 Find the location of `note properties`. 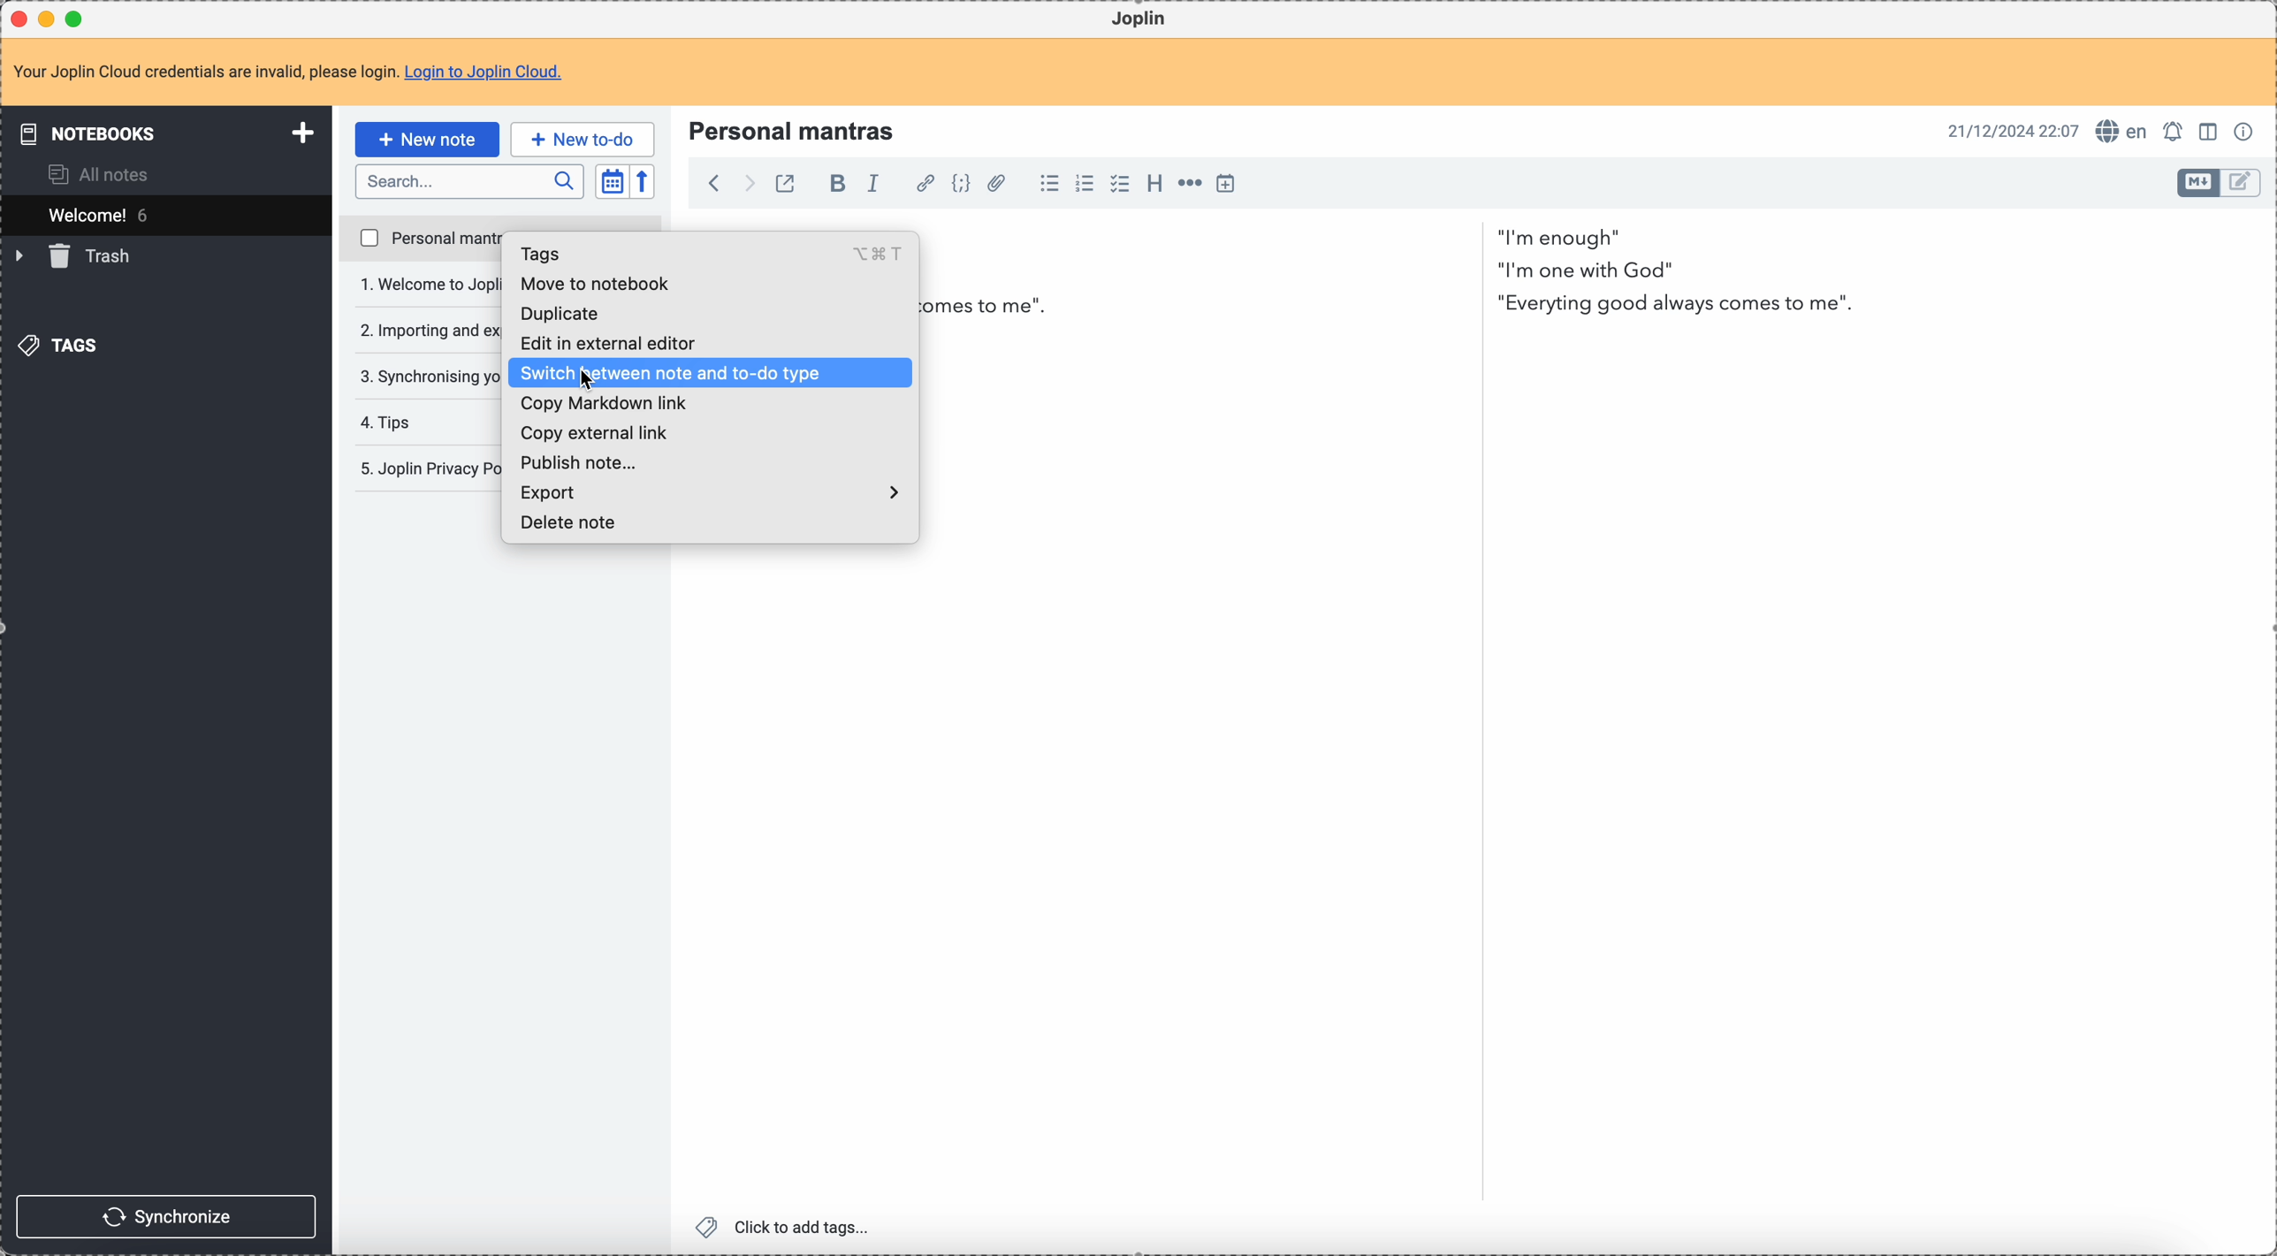

note properties is located at coordinates (2248, 133).